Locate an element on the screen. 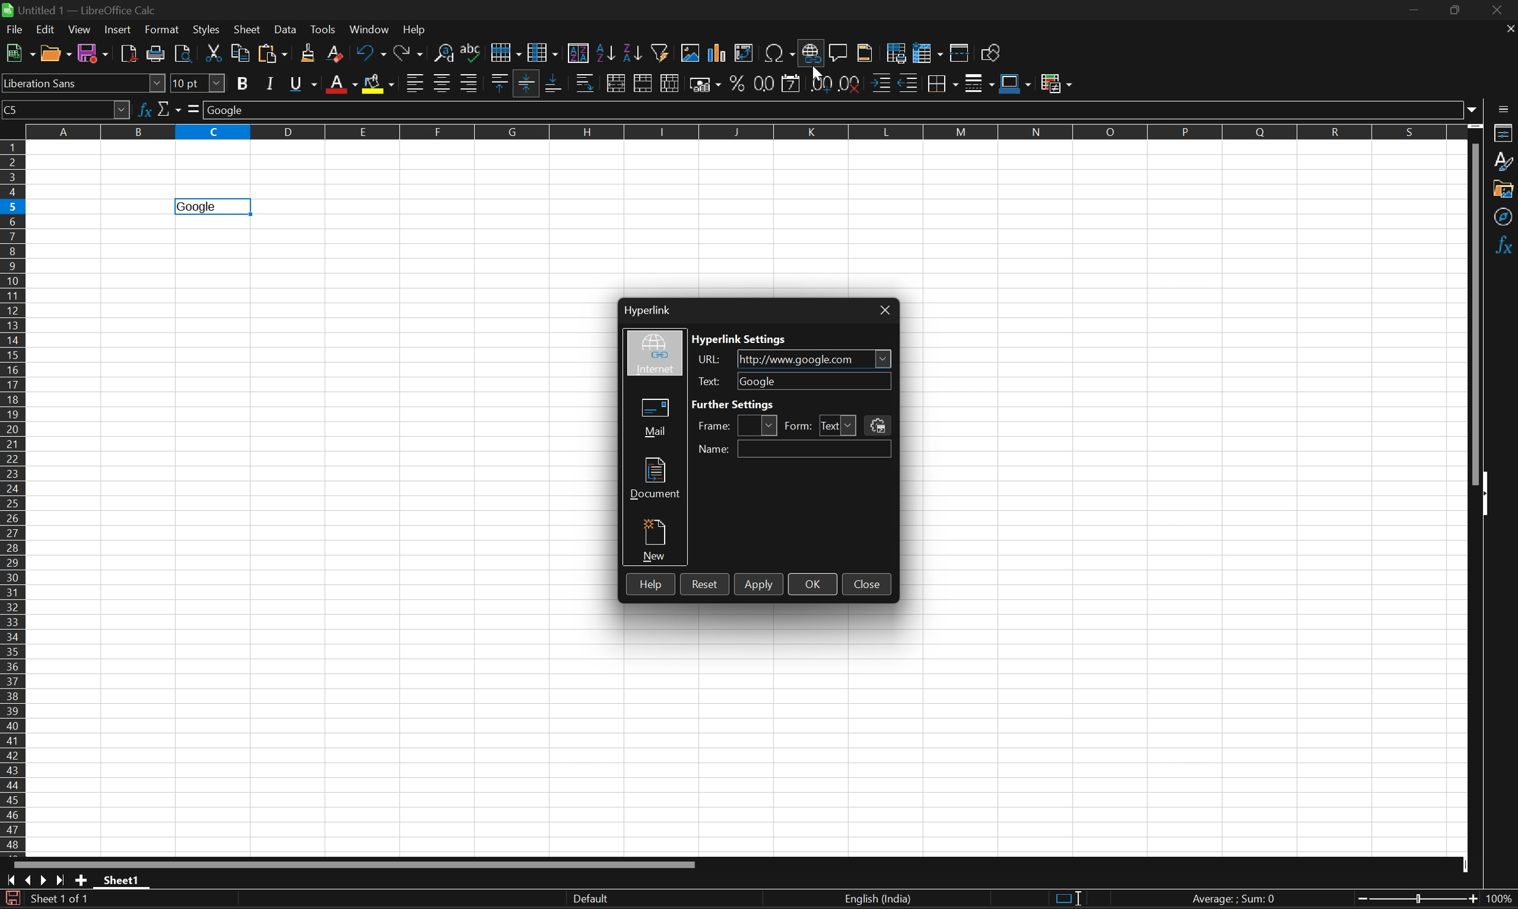 This screenshot has width=1518, height=909. Clear direct formatting is located at coordinates (336, 55).